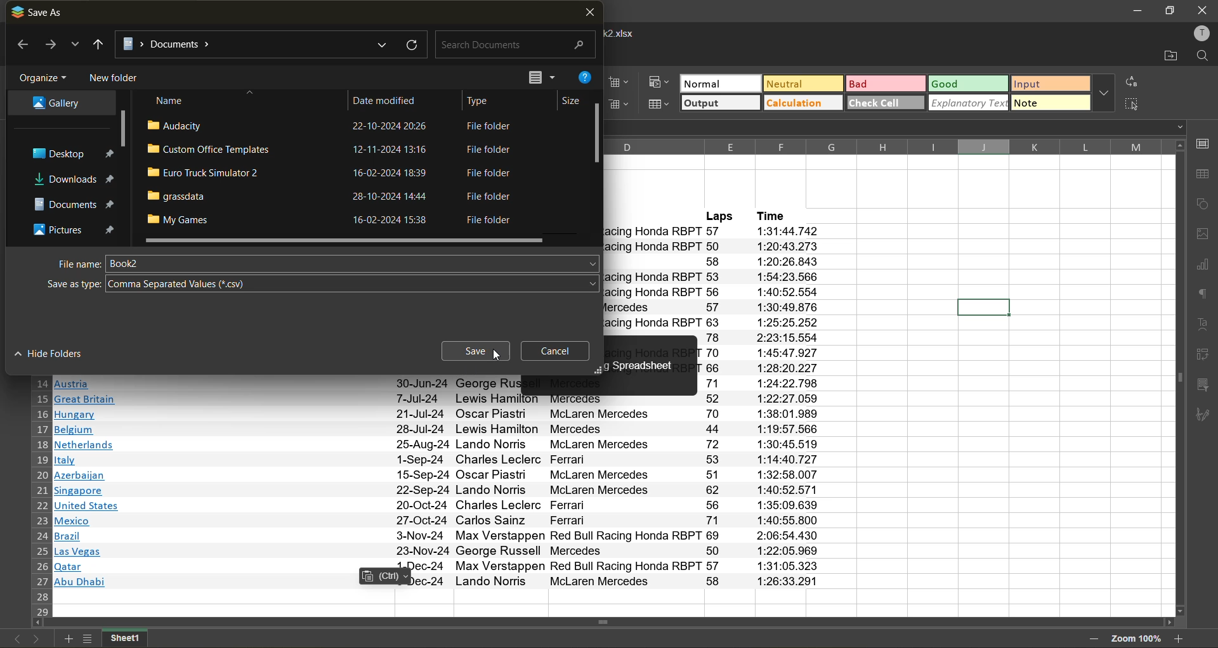  I want to click on minimize, so click(1137, 11).